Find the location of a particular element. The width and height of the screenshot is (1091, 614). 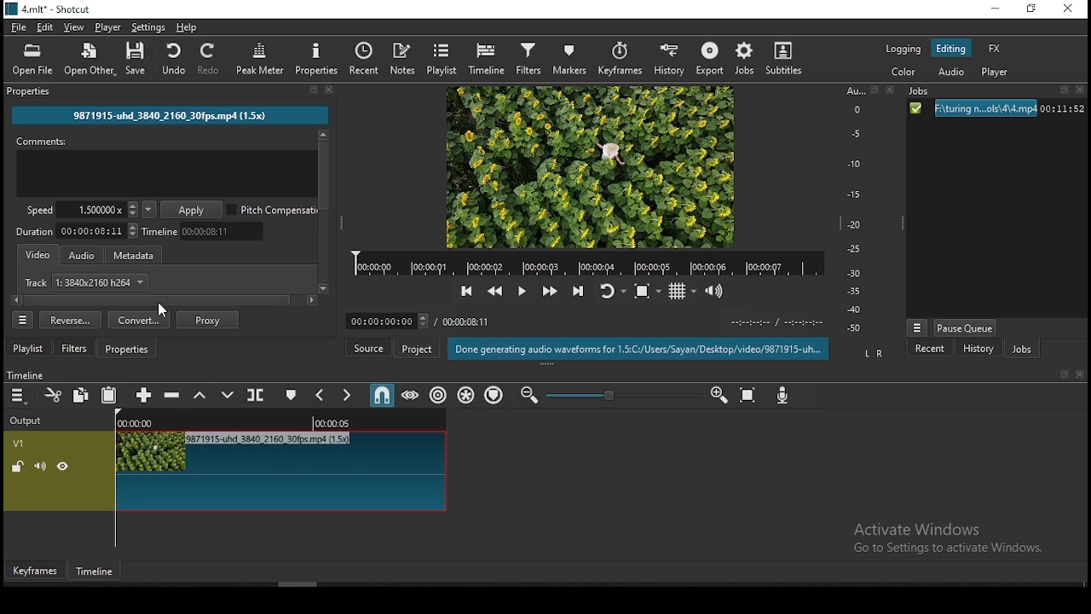

previous marker is located at coordinates (321, 397).